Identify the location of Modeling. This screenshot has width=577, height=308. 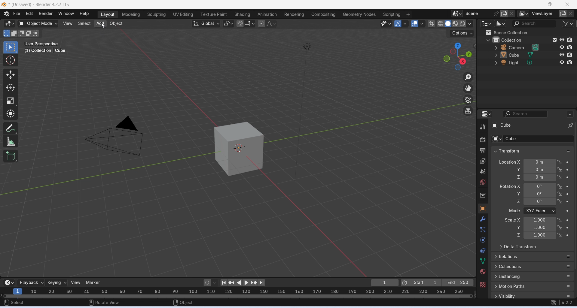
(131, 14).